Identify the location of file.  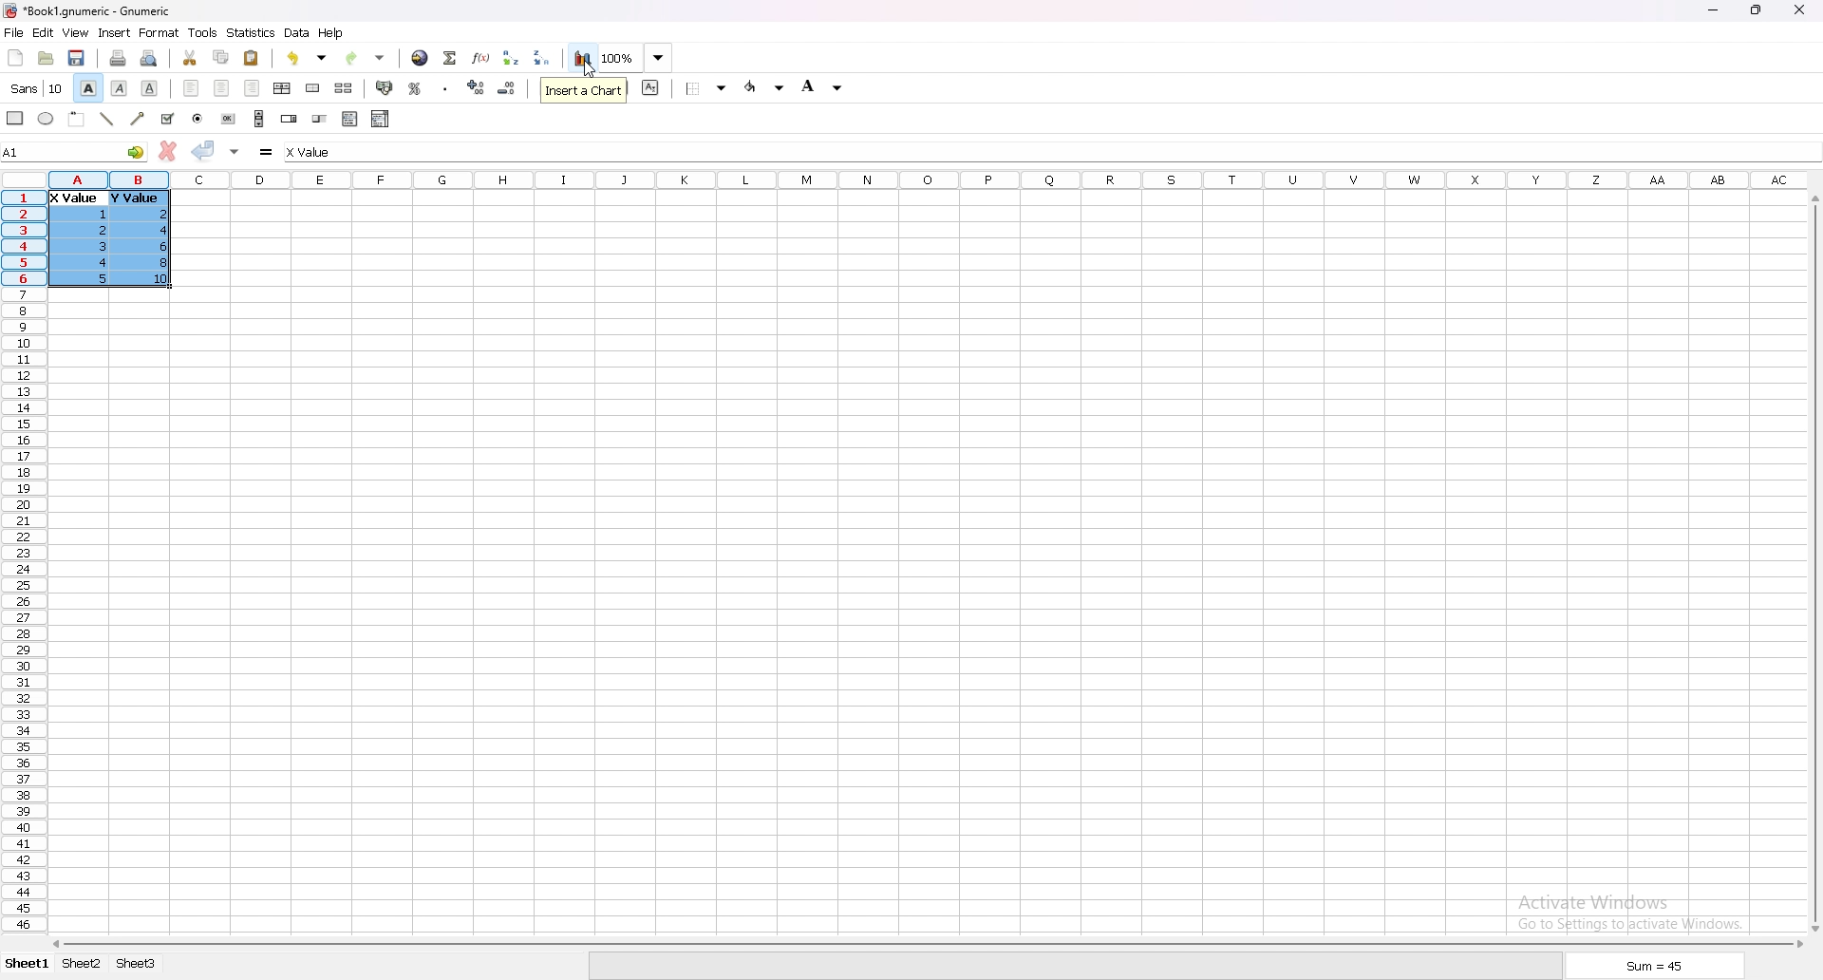
(13, 33).